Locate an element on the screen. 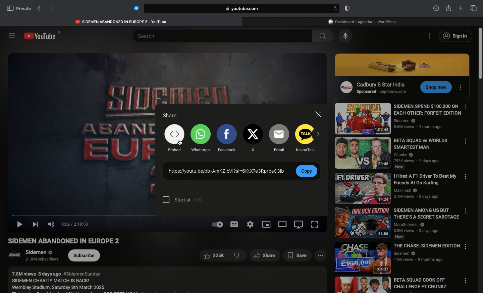 This screenshot has height=293, width=483. cursor is located at coordinates (180, 143).